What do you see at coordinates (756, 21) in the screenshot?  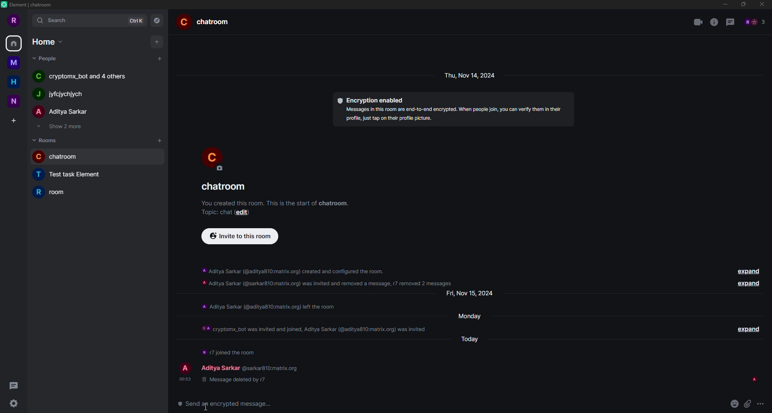 I see `people` at bounding box center [756, 21].